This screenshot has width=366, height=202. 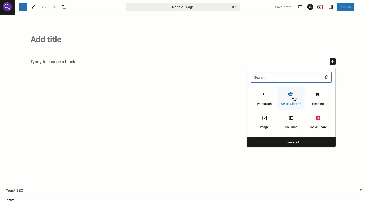 I want to click on Image, so click(x=265, y=122).